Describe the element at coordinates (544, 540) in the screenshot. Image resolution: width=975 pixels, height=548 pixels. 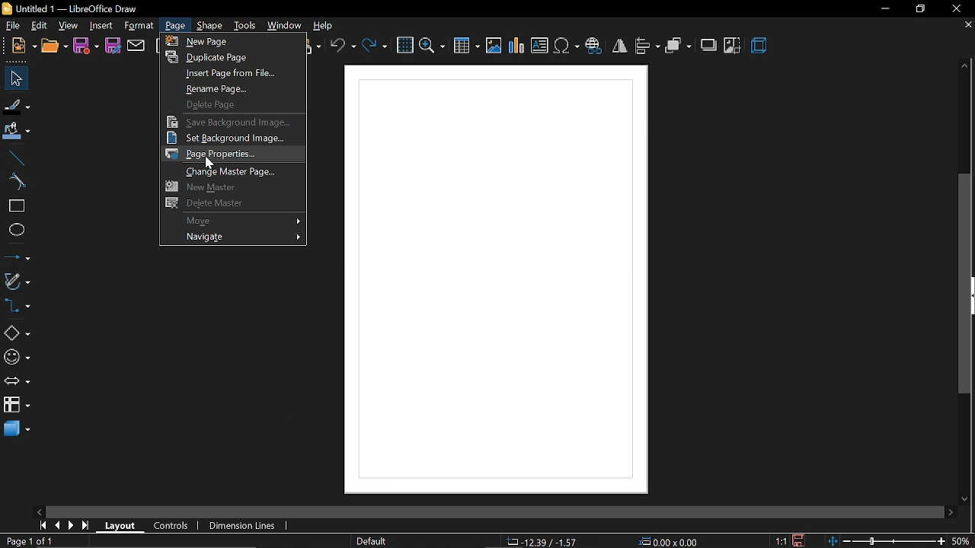
I see `-12.39/-1.57 - co-ordinate` at that location.